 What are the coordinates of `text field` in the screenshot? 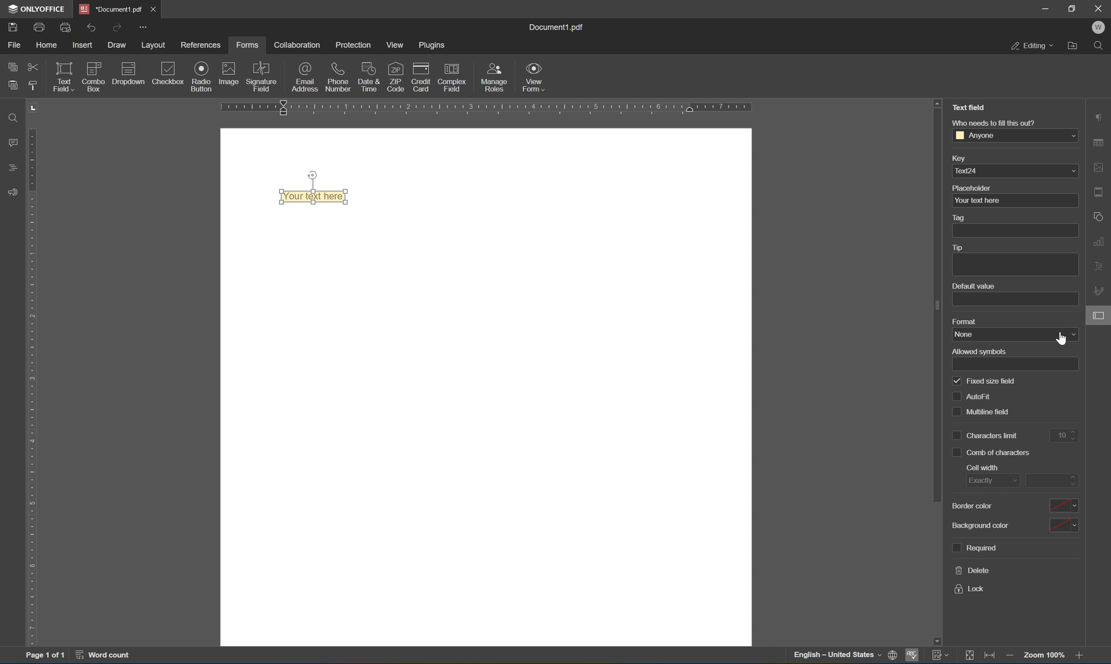 It's located at (62, 76).